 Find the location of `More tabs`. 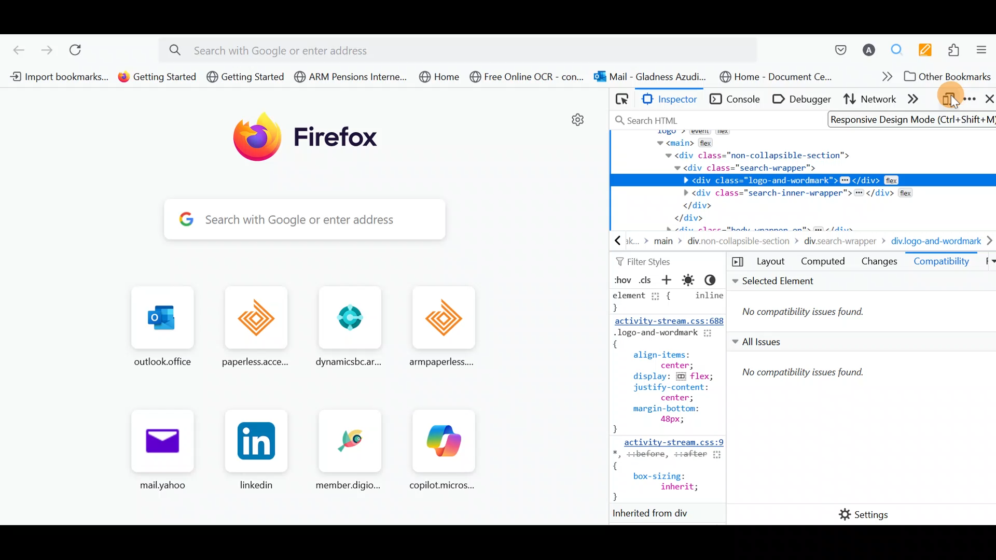

More tabs is located at coordinates (919, 101).